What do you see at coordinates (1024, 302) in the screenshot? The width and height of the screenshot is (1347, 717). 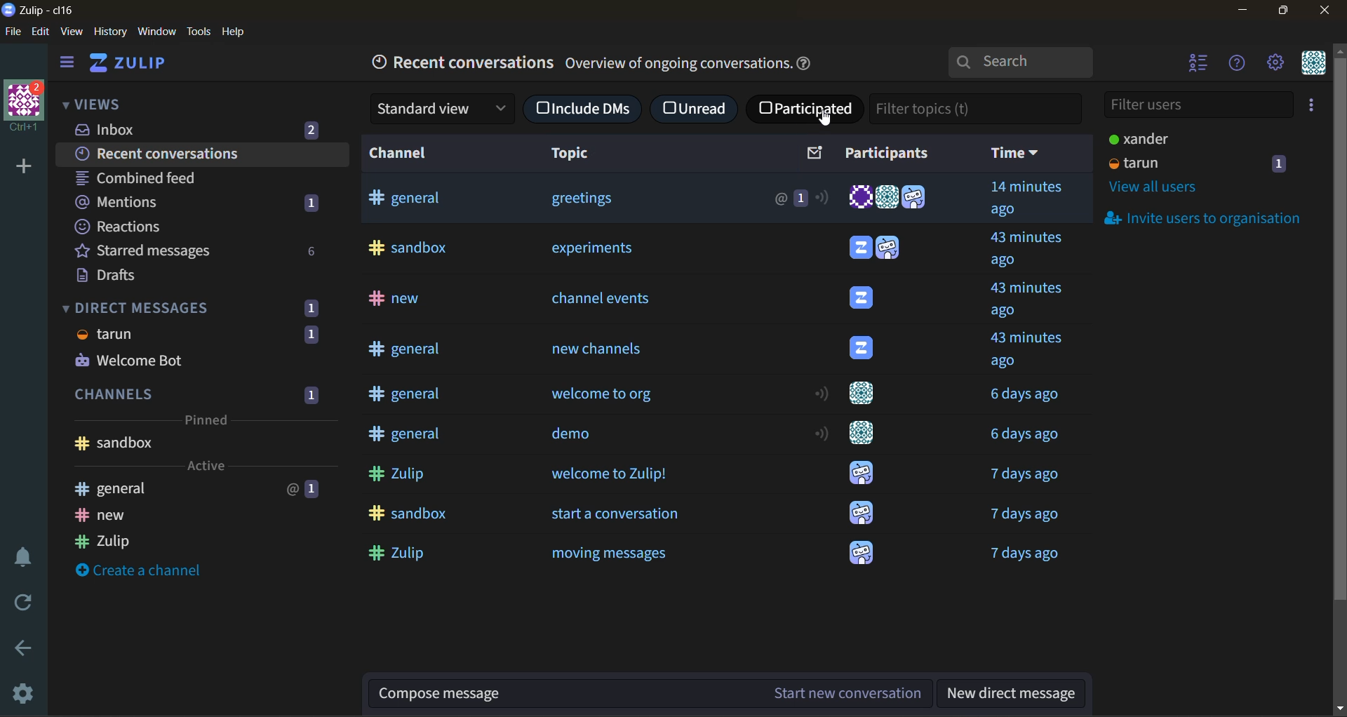 I see `time` at bounding box center [1024, 302].